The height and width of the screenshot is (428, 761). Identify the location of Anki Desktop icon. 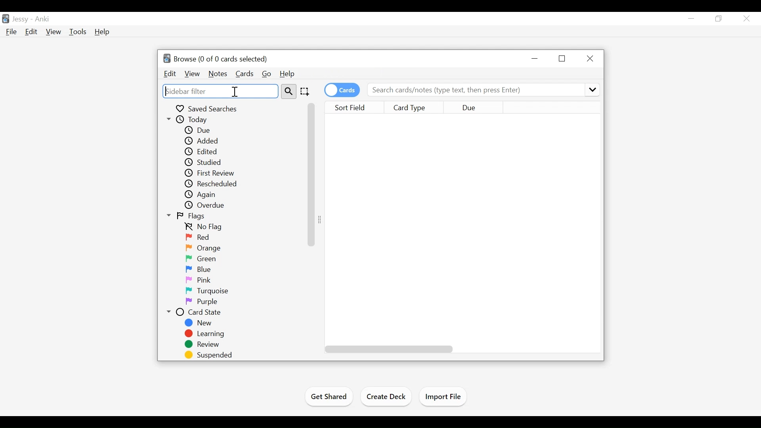
(5, 19).